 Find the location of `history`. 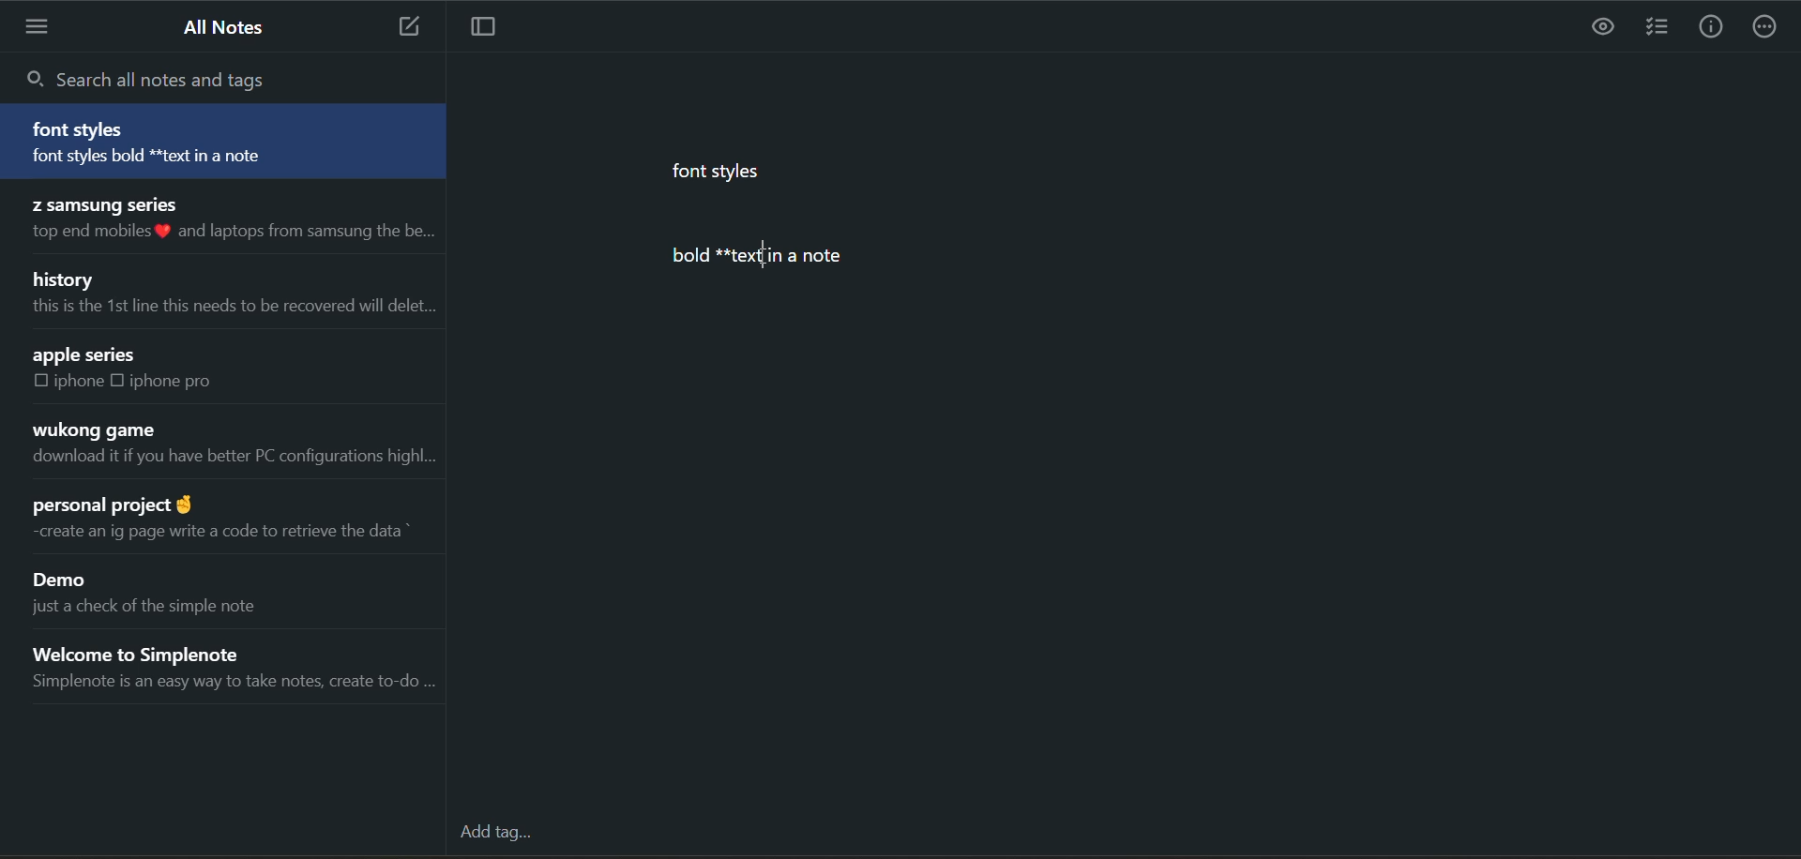

history is located at coordinates (67, 278).